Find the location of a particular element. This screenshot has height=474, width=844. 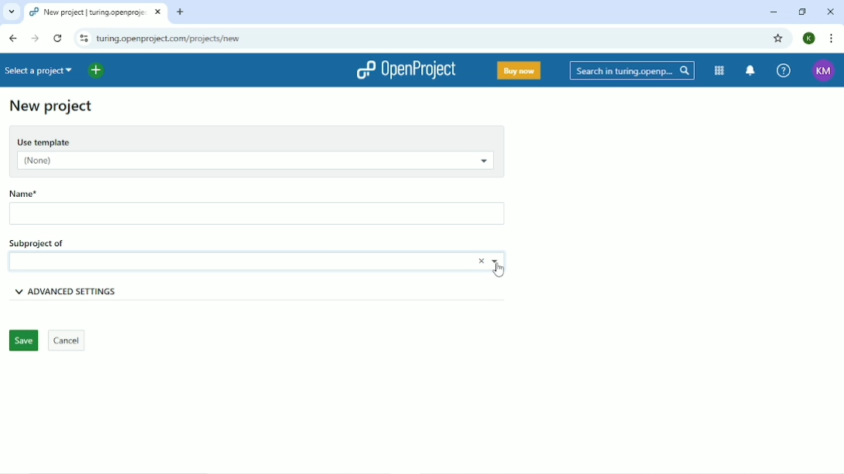

close is located at coordinates (159, 11).